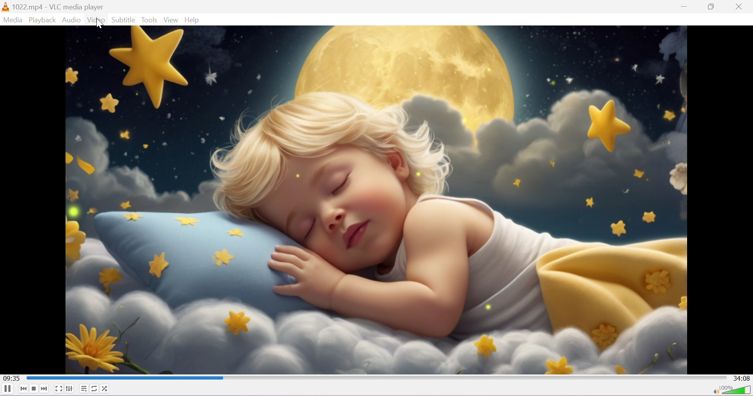 The width and height of the screenshot is (753, 396). What do you see at coordinates (35, 389) in the screenshot?
I see `Stop playback` at bounding box center [35, 389].